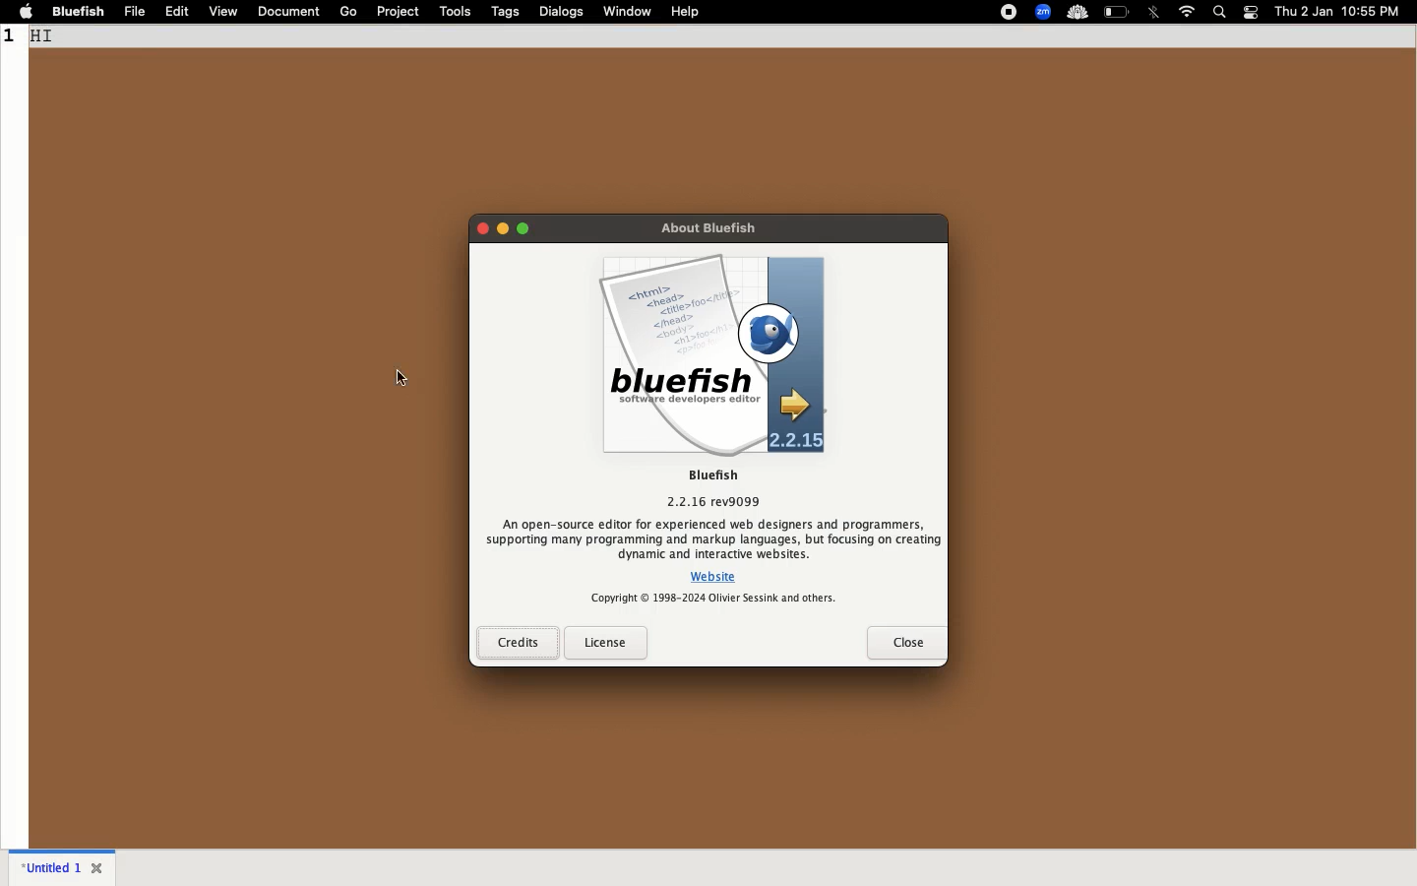 The width and height of the screenshot is (1417, 886). I want to click on close, so click(907, 643).